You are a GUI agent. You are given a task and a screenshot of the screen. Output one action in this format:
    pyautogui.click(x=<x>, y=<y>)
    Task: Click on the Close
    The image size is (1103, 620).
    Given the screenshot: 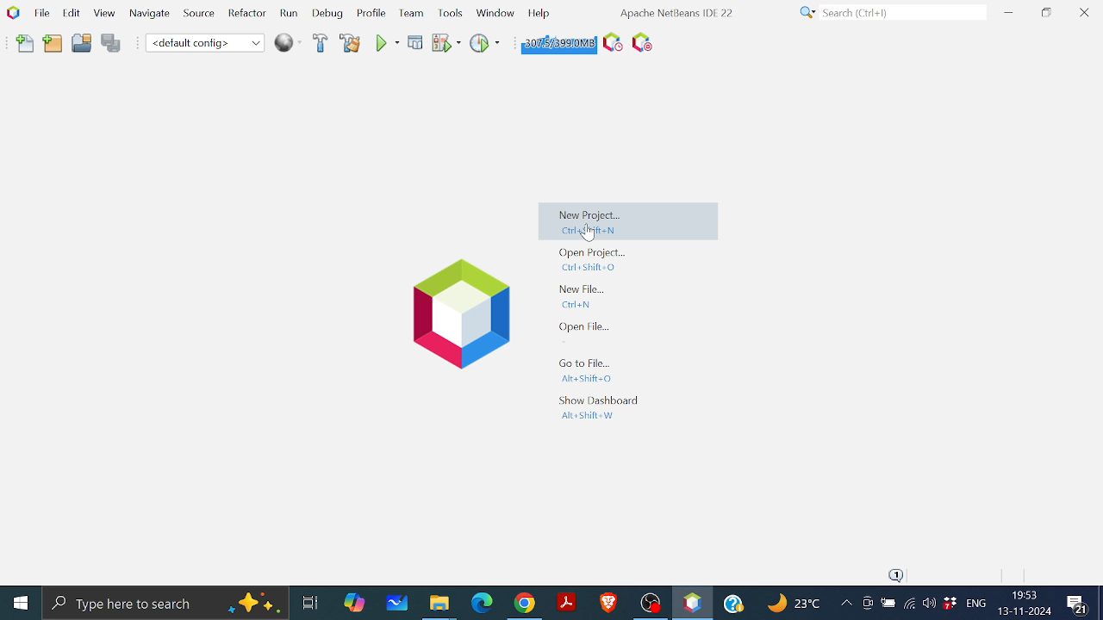 What is the action you would take?
    pyautogui.click(x=1084, y=13)
    